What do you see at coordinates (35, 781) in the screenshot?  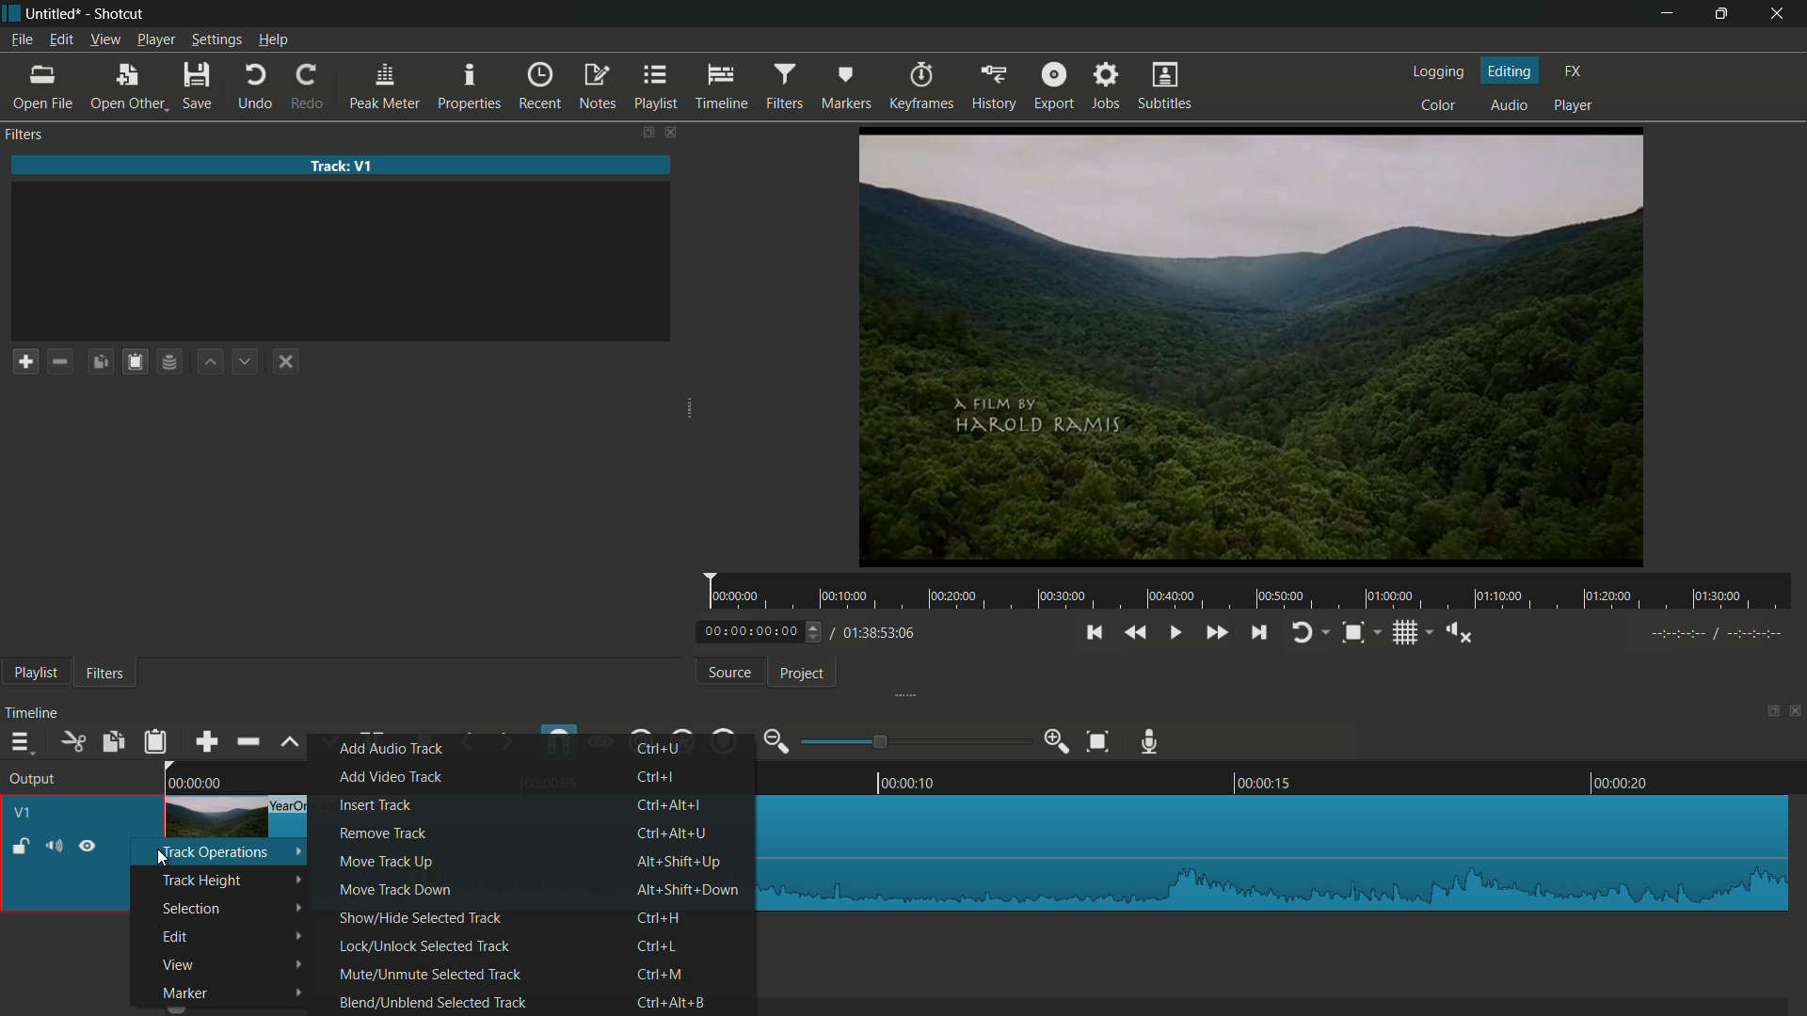 I see `output` at bounding box center [35, 781].